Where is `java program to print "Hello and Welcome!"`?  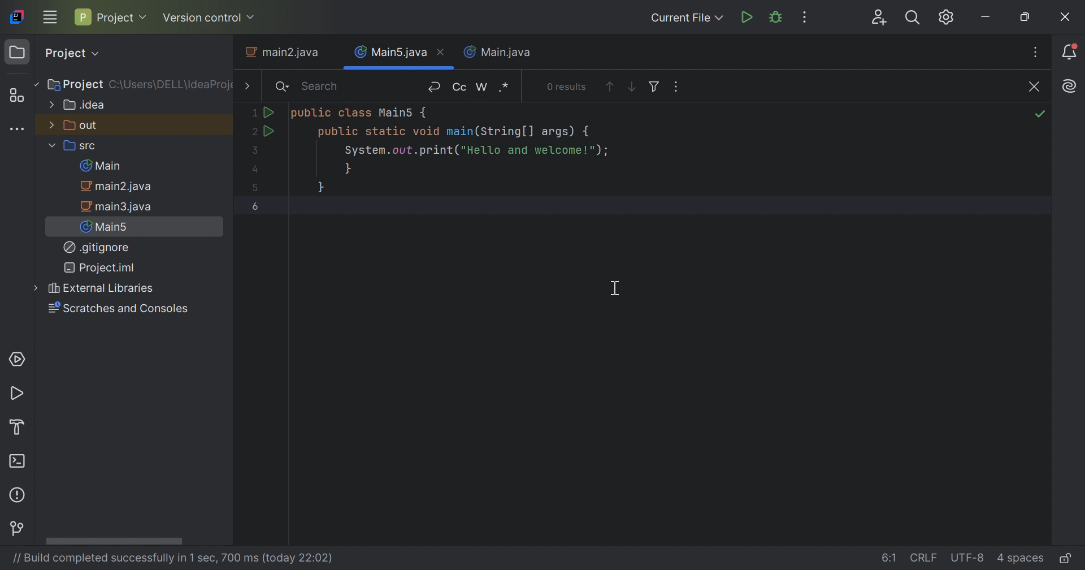
java program to print "Hello and Welcome!" is located at coordinates (450, 152).